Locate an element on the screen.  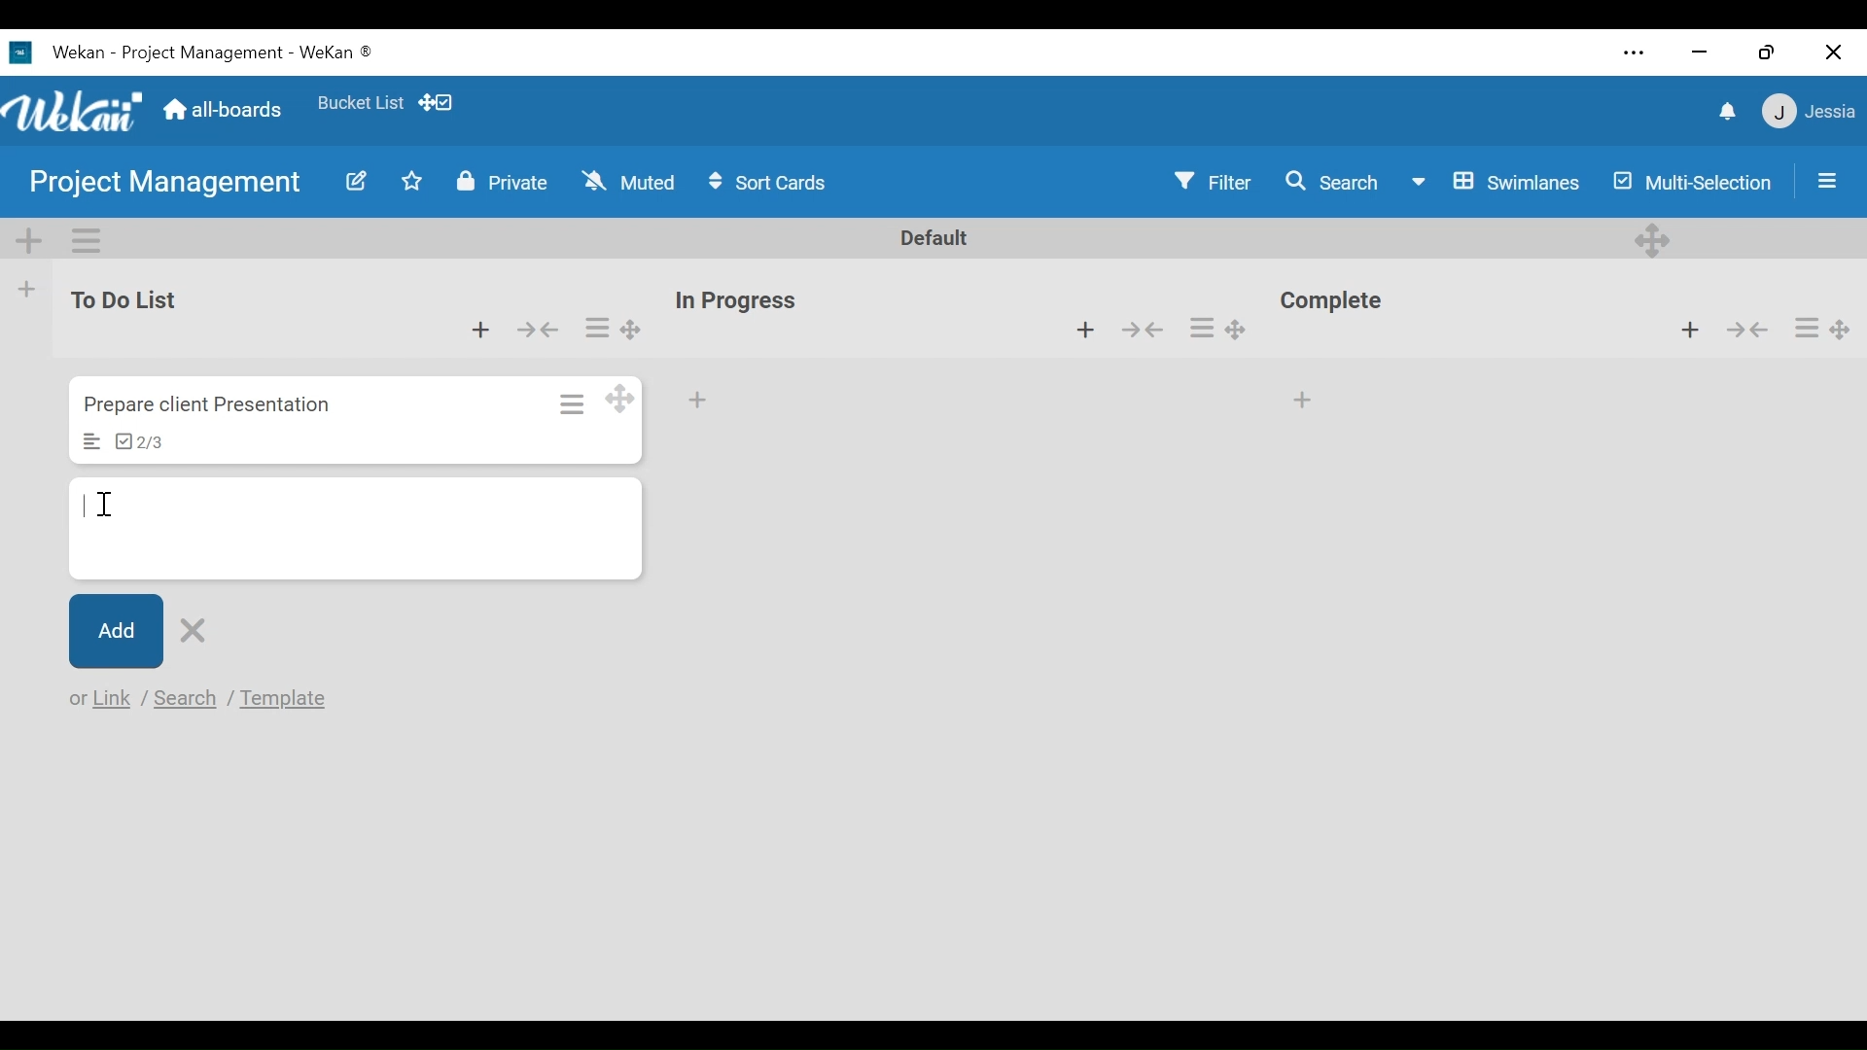
Collapse is located at coordinates (541, 328).